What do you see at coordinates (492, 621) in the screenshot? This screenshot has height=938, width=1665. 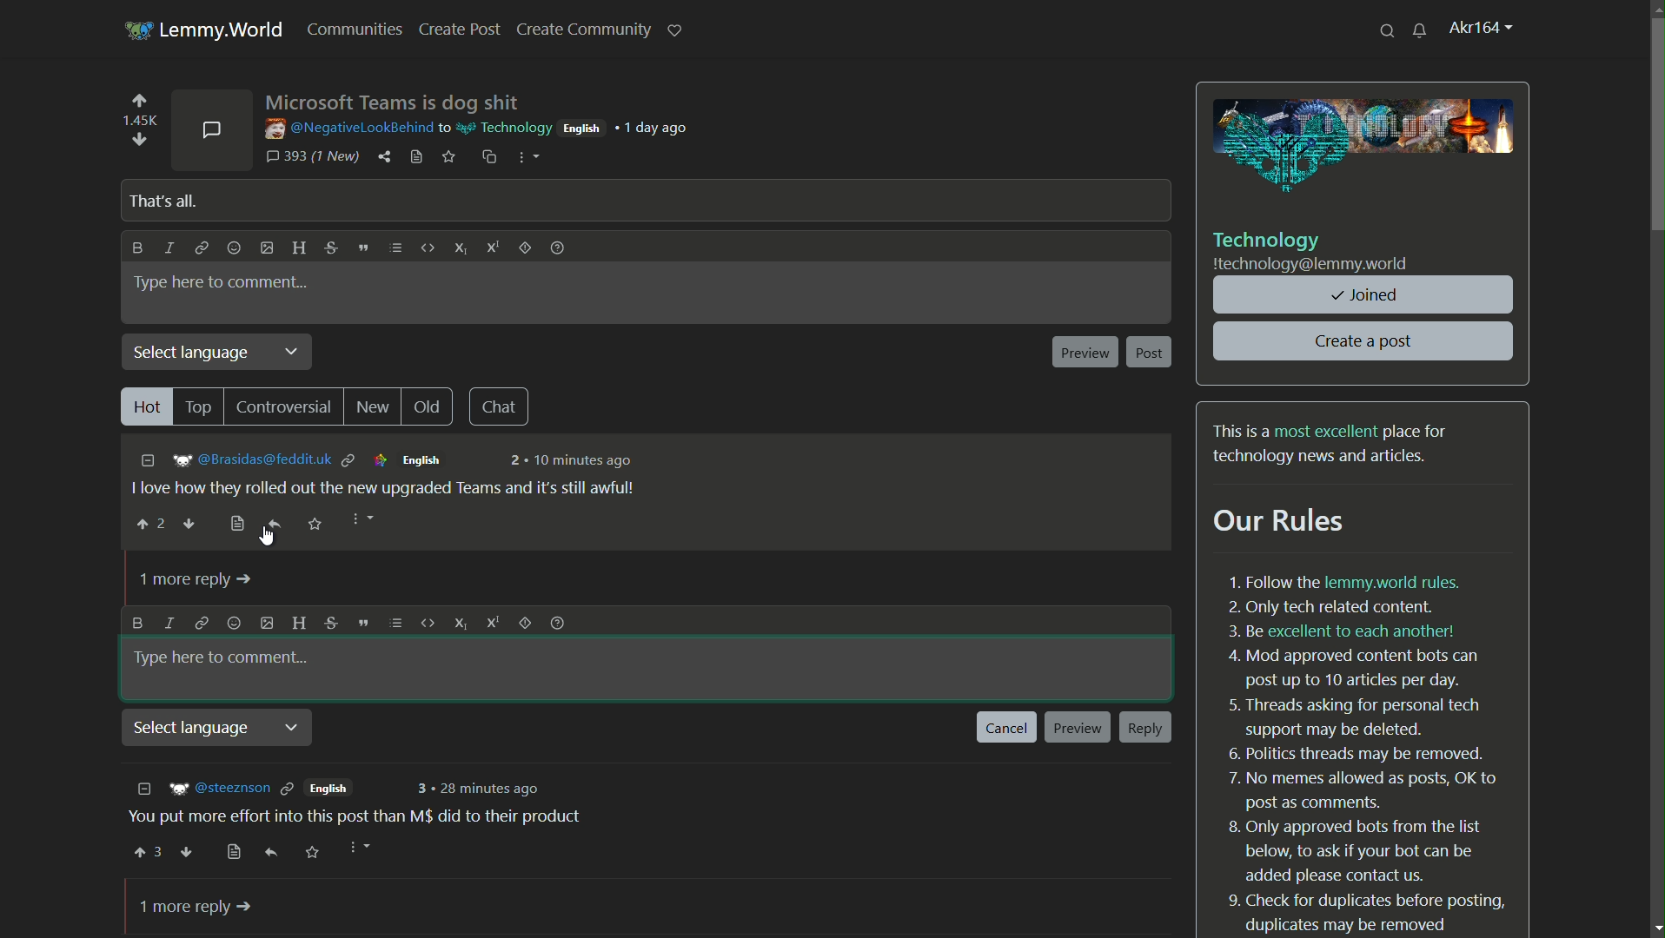 I see `superscript` at bounding box center [492, 621].